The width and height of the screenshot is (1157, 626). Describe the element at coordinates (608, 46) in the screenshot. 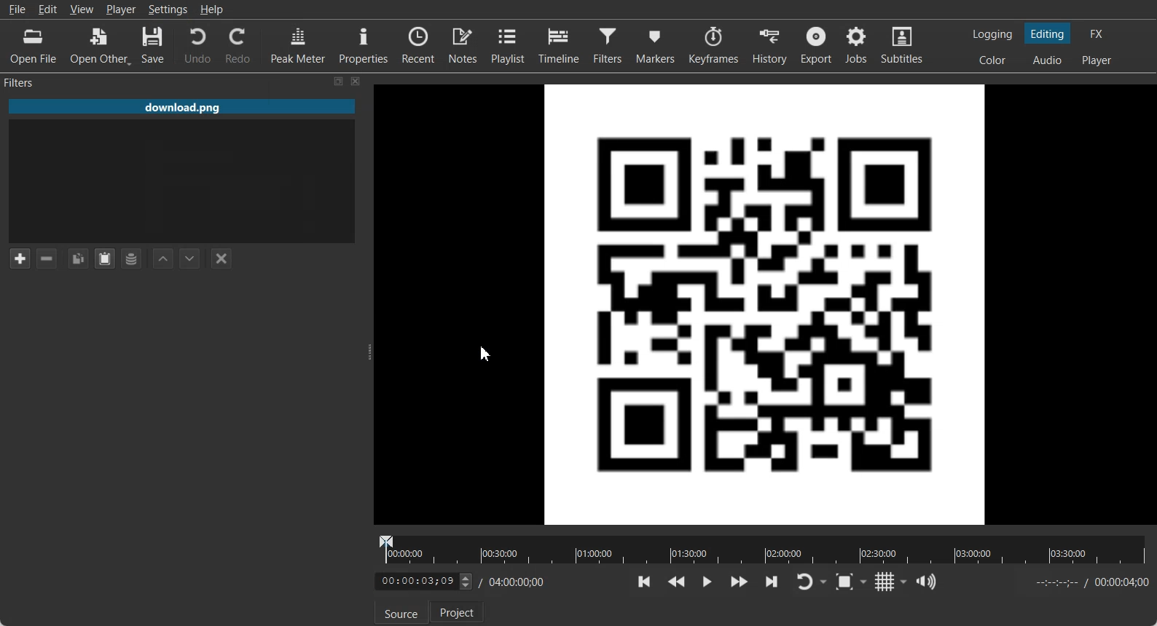

I see `Filter` at that location.